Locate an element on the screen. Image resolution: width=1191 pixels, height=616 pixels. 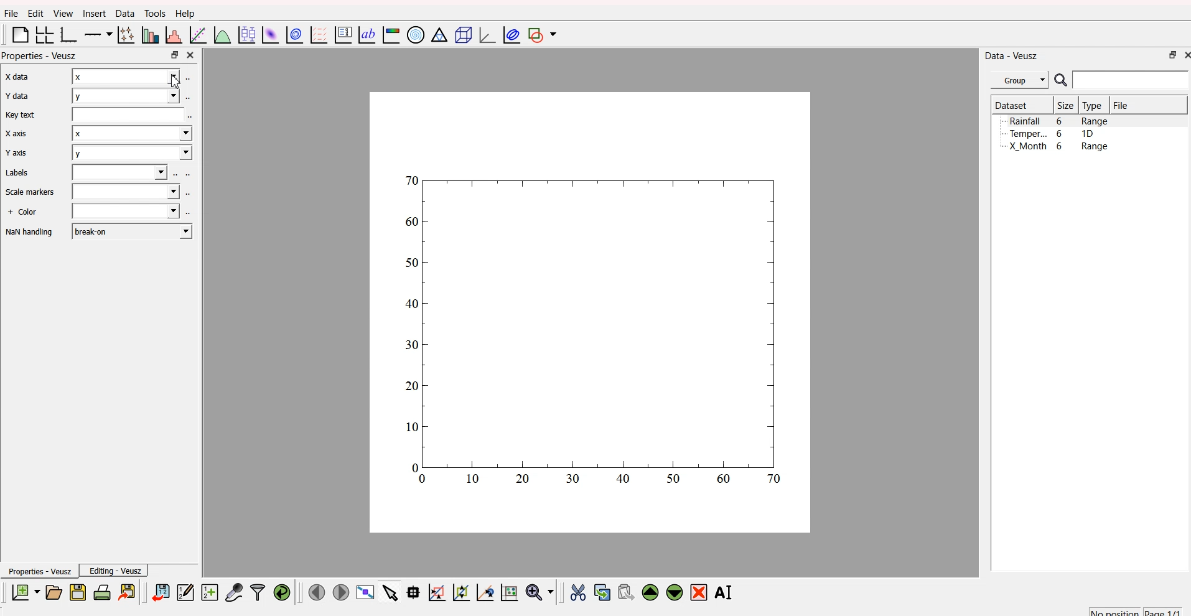
plot key is located at coordinates (342, 35).